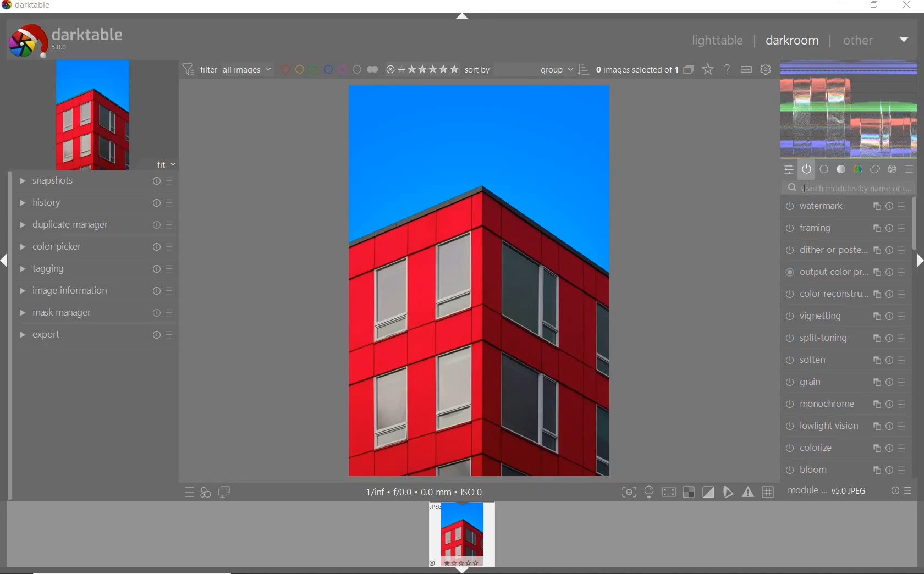 Image resolution: width=924 pixels, height=574 pixels. Describe the element at coordinates (687, 492) in the screenshot. I see `gamut check` at that location.